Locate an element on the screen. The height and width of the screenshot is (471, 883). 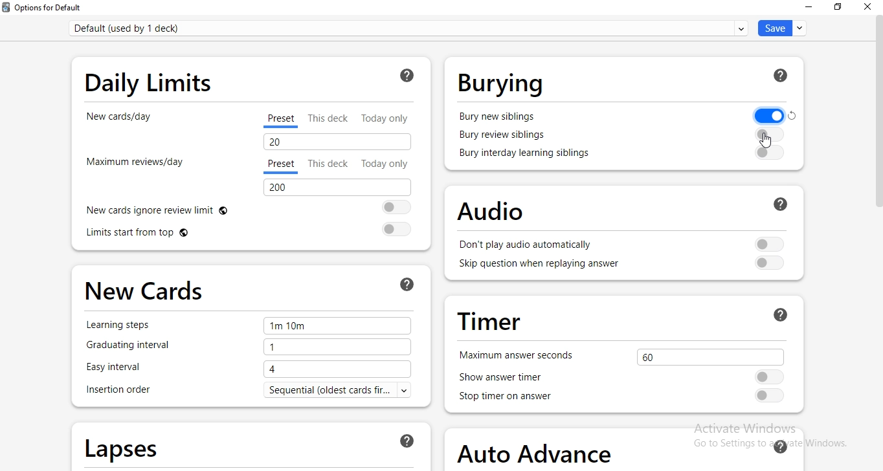
4 is located at coordinates (340, 368).